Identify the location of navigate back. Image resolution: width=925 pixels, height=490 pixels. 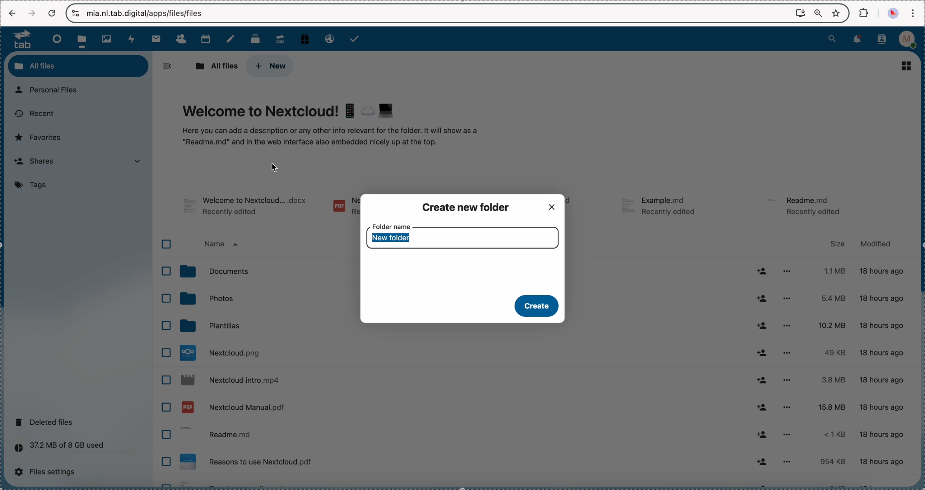
(13, 14).